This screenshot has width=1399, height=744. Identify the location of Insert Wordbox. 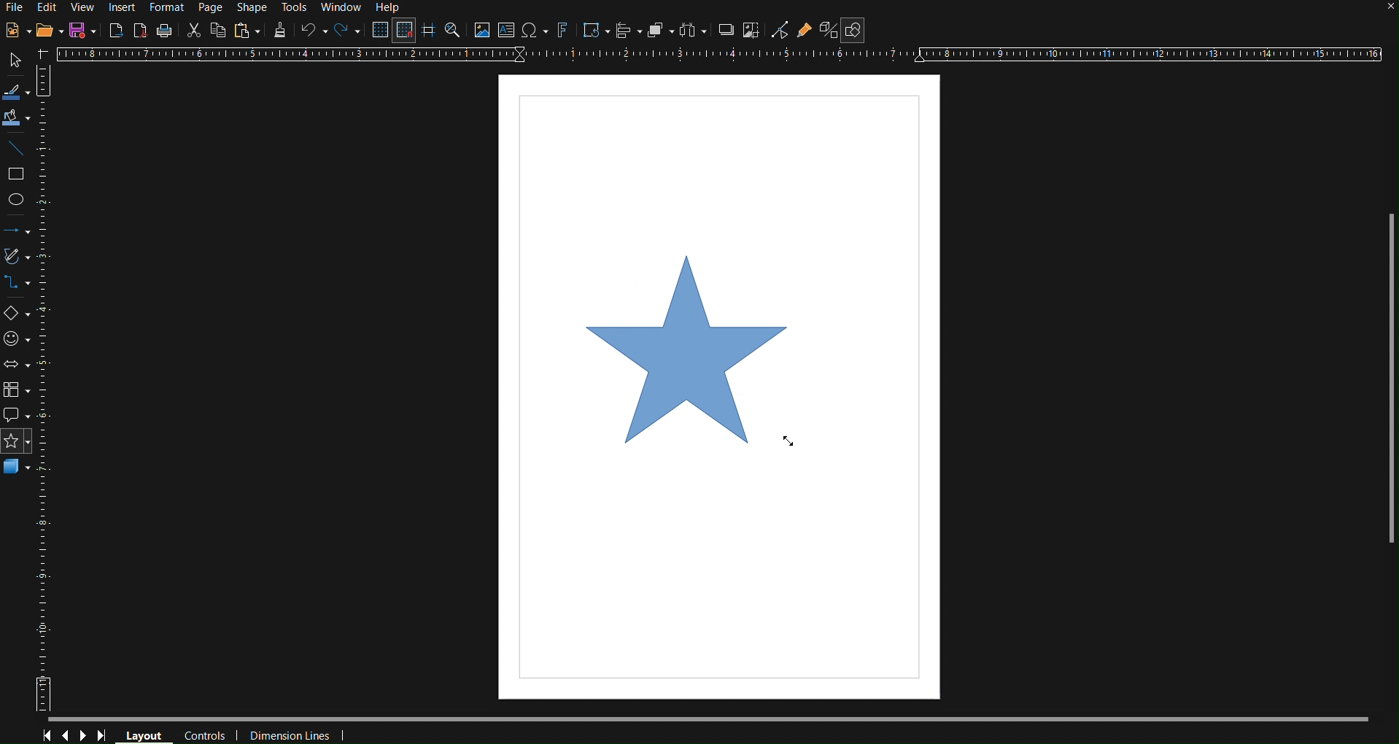
(507, 31).